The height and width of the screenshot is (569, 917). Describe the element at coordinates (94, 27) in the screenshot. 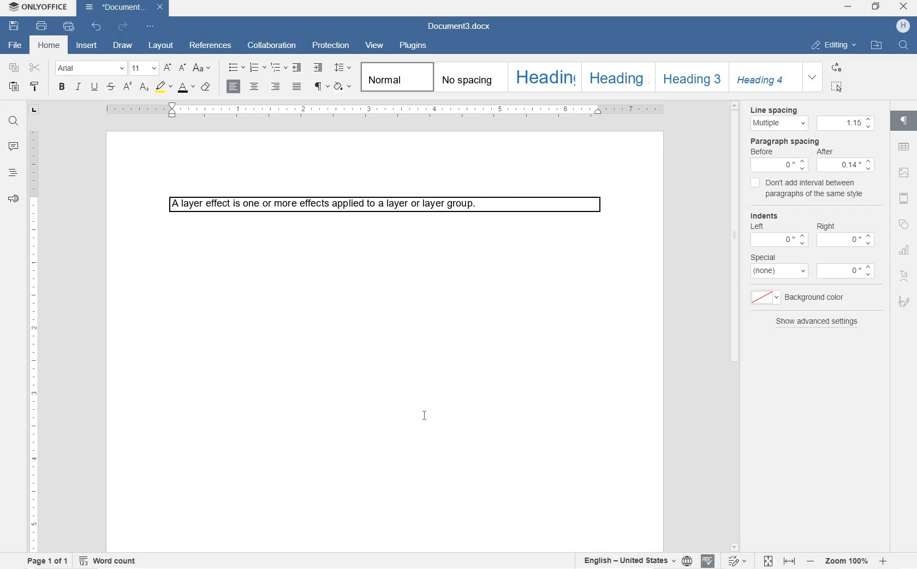

I see `UNDO` at that location.